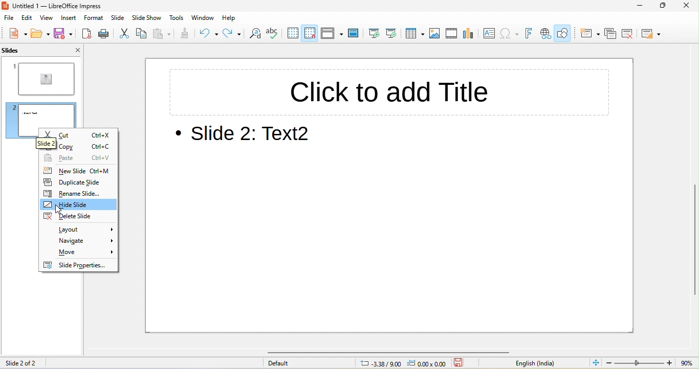 The width and height of the screenshot is (699, 369). What do you see at coordinates (44, 78) in the screenshot?
I see `slide 1` at bounding box center [44, 78].